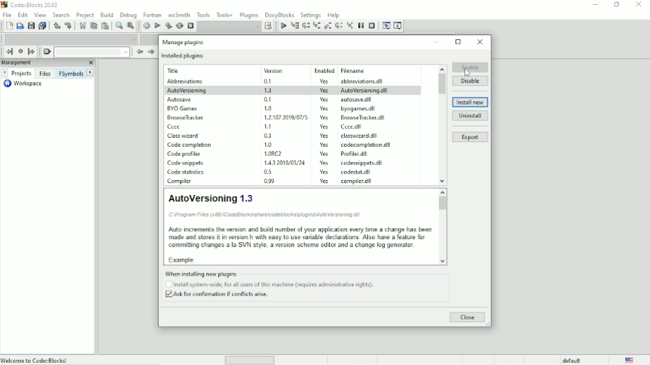  Describe the element at coordinates (185, 153) in the screenshot. I see `plugin` at that location.